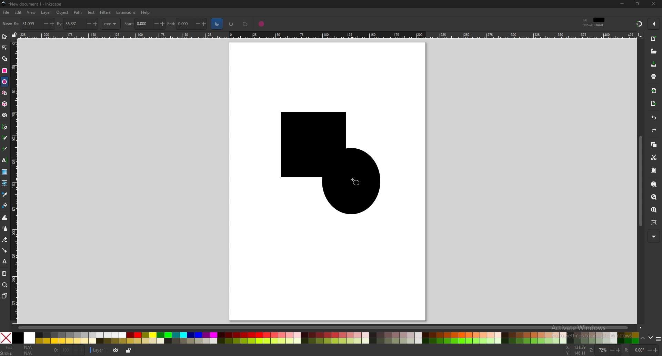 Image resolution: width=662 pixels, height=356 pixels. Describe the element at coordinates (323, 163) in the screenshot. I see `shapes` at that location.